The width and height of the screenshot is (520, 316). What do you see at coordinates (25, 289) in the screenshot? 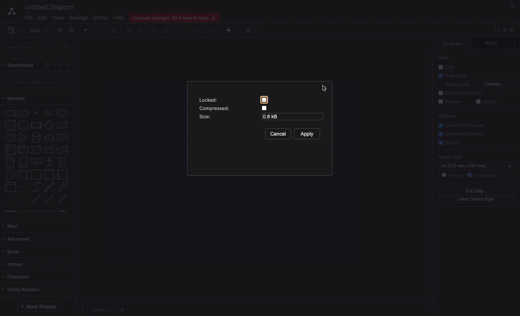
I see `Entity relation` at bounding box center [25, 289].